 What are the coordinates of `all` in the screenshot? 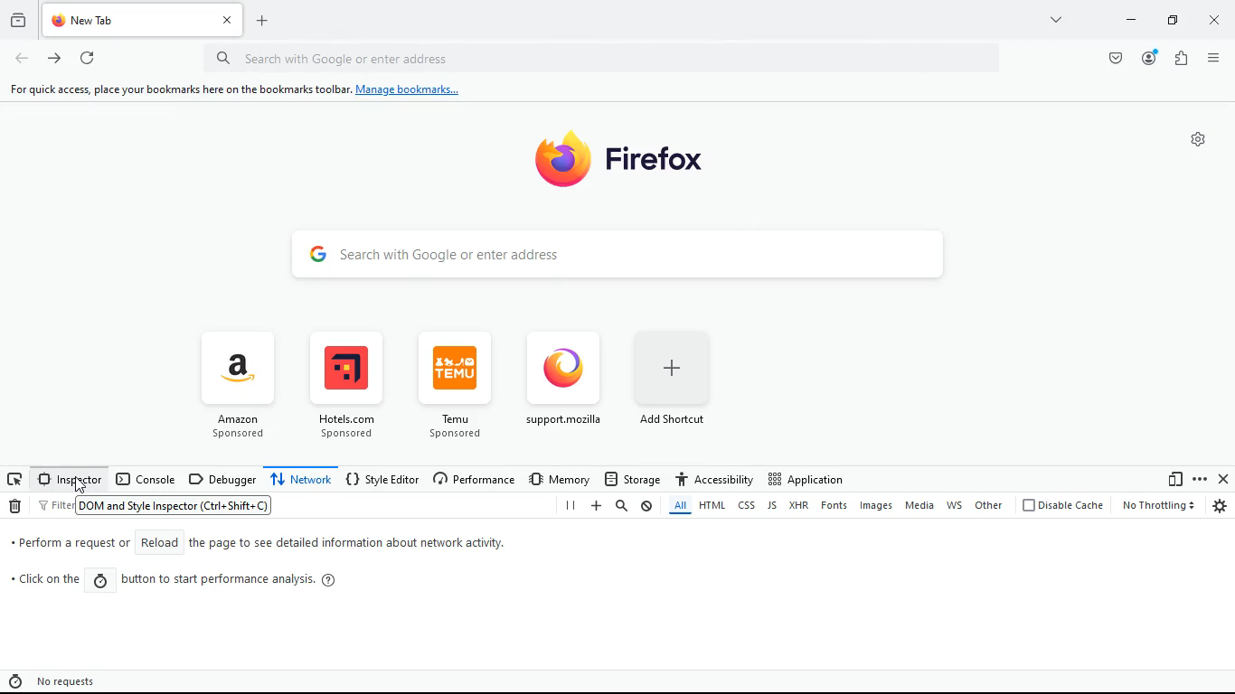 It's located at (676, 508).